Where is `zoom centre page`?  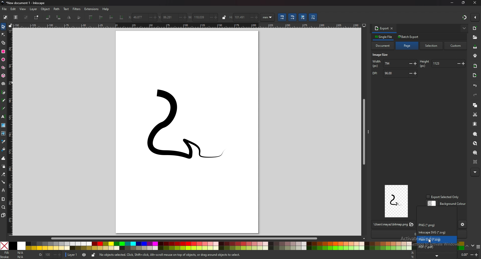
zoom centre page is located at coordinates (476, 162).